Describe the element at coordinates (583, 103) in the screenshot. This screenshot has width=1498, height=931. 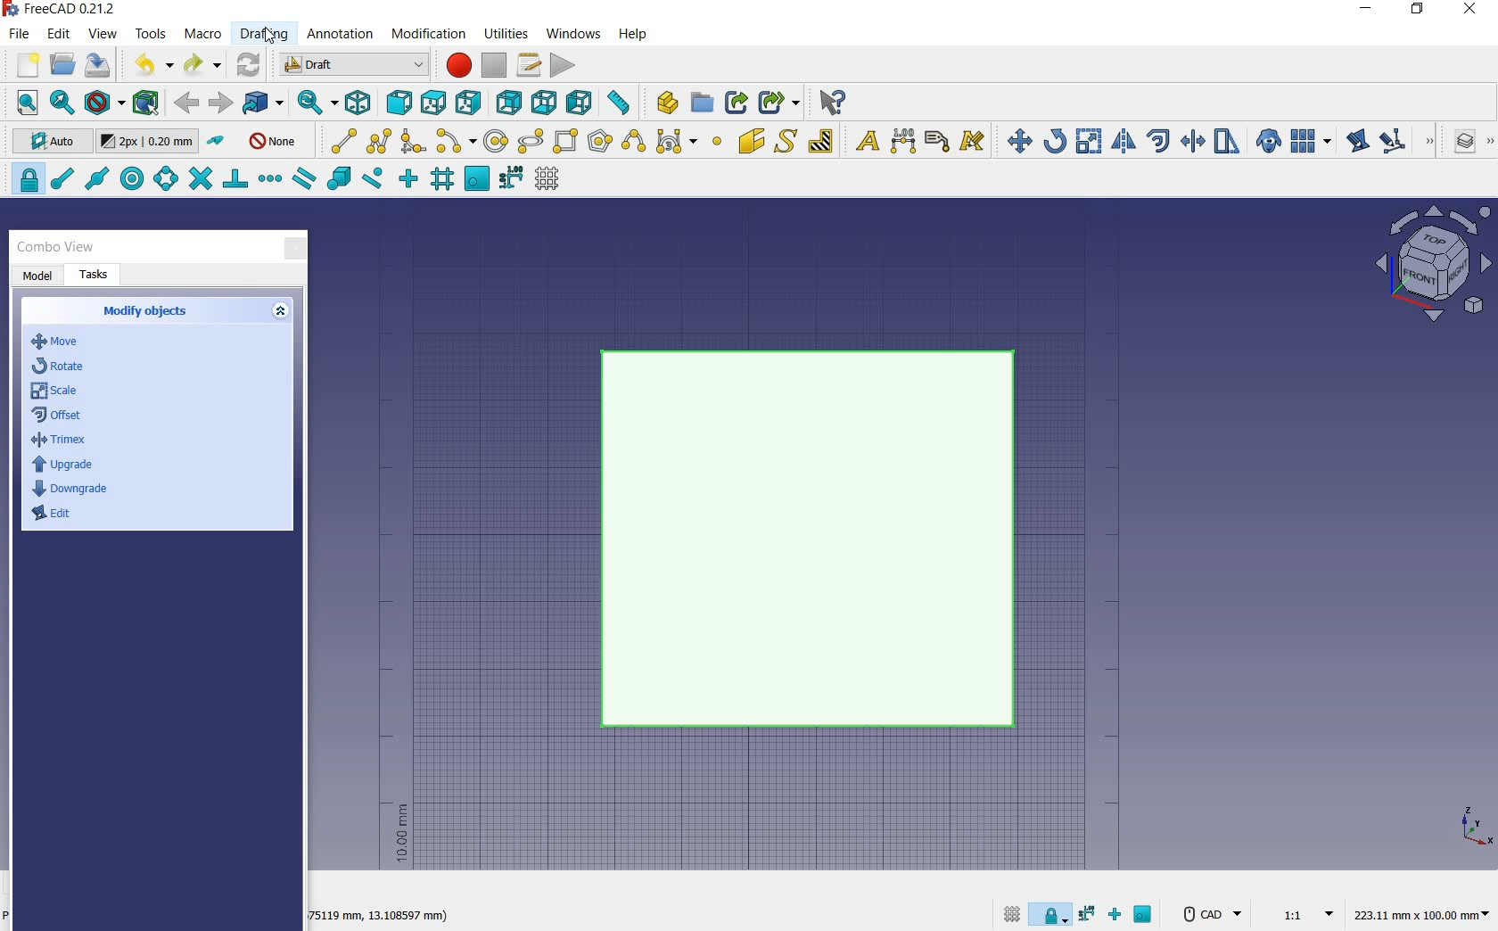
I see `left` at that location.